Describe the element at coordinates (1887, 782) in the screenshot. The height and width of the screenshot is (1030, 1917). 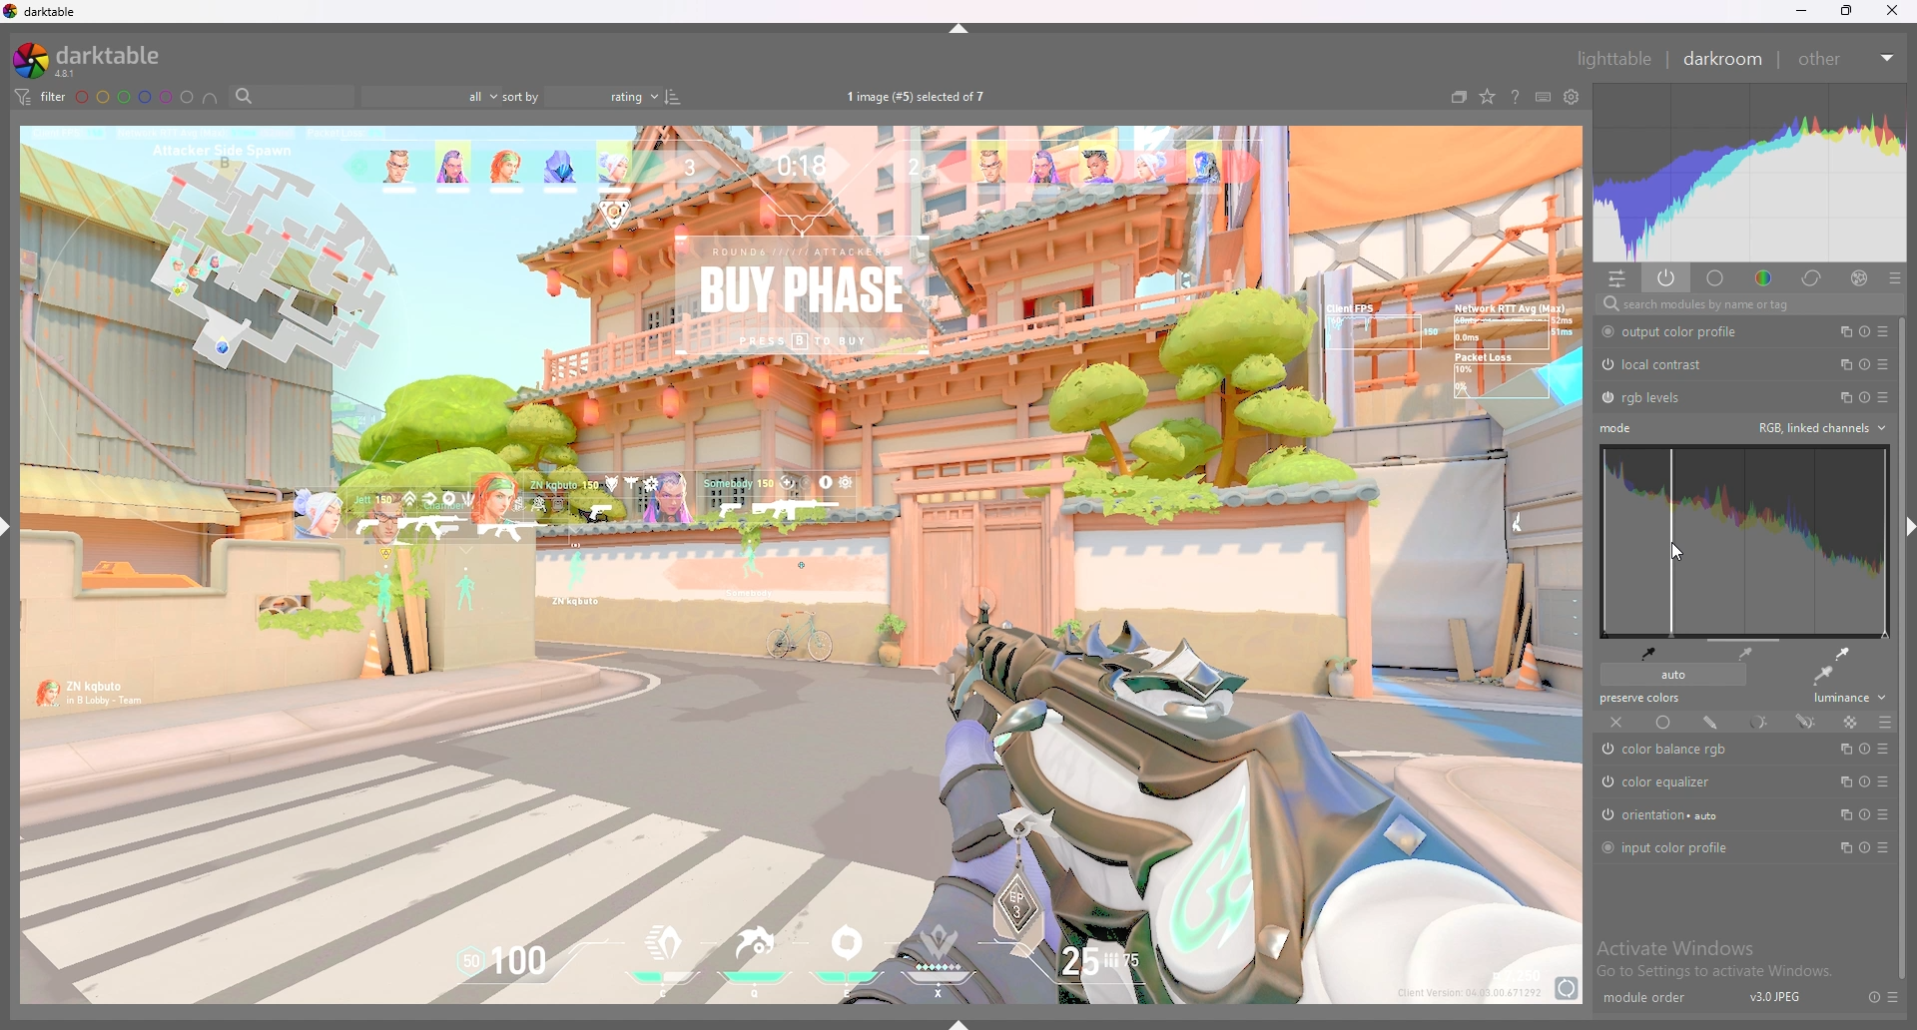
I see `presets` at that location.